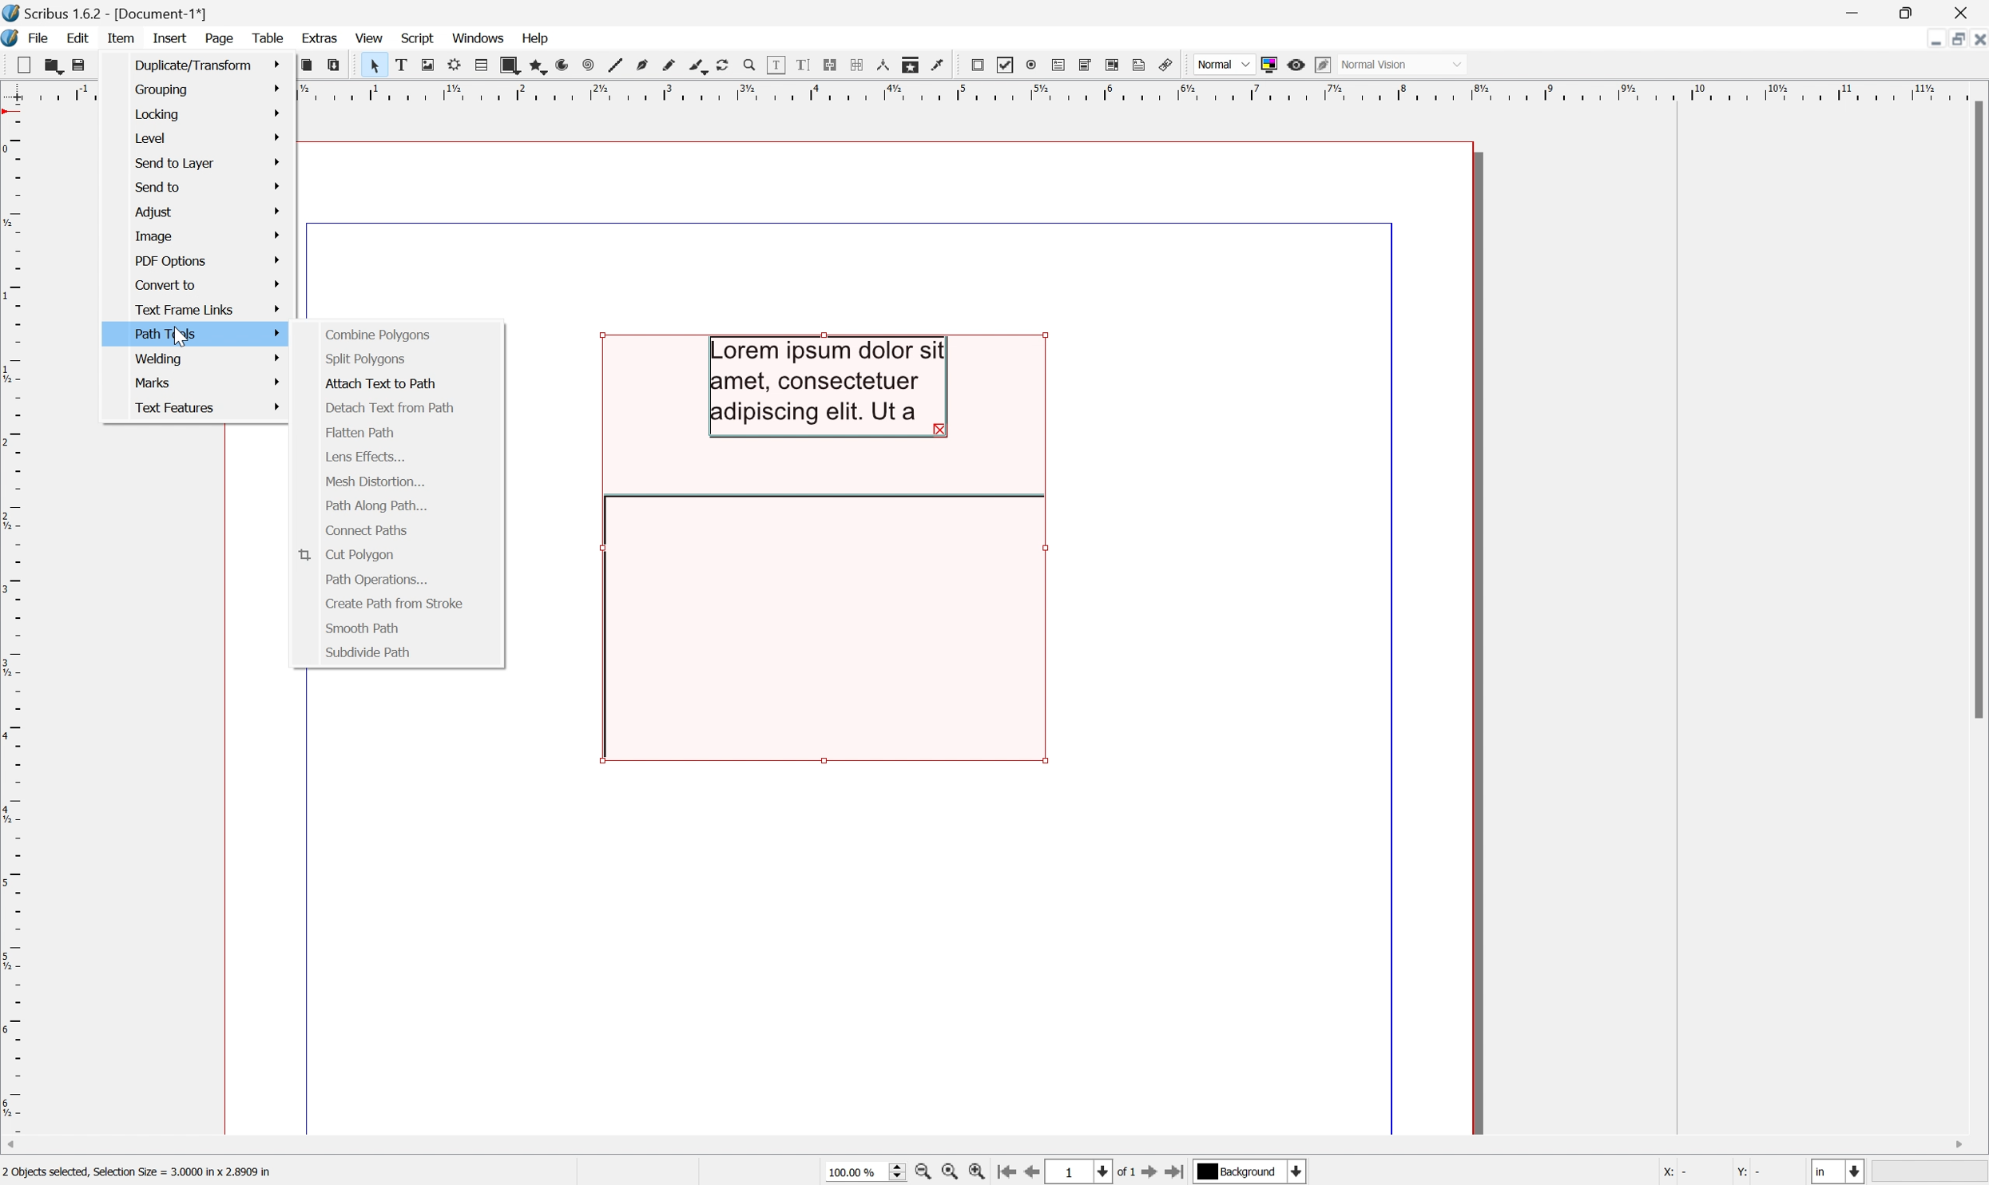 The height and width of the screenshot is (1185, 1989). What do you see at coordinates (1113, 65) in the screenshot?
I see `PDF list box` at bounding box center [1113, 65].